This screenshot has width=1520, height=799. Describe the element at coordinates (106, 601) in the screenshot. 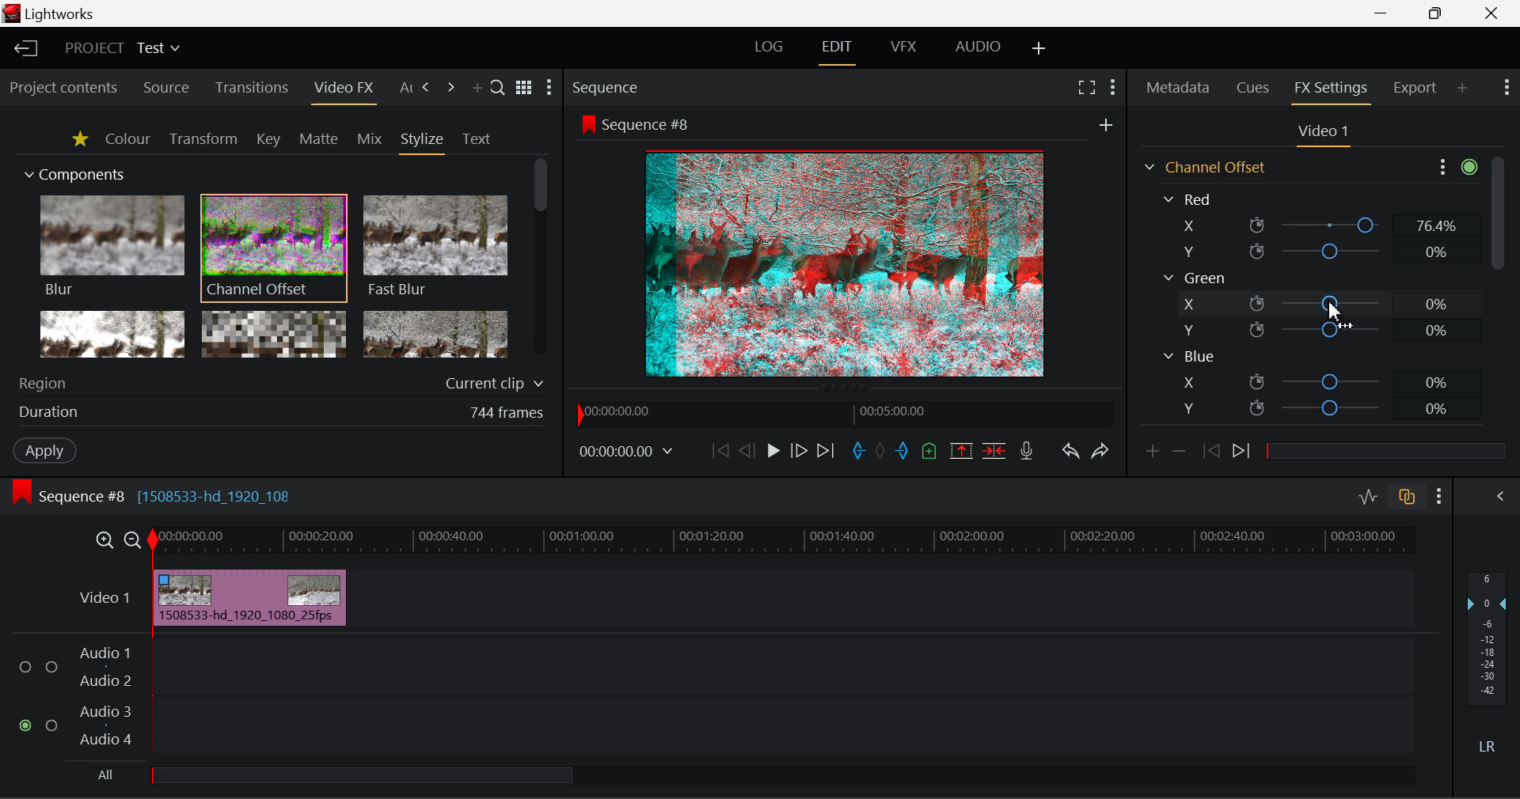

I see `Video Layer` at that location.